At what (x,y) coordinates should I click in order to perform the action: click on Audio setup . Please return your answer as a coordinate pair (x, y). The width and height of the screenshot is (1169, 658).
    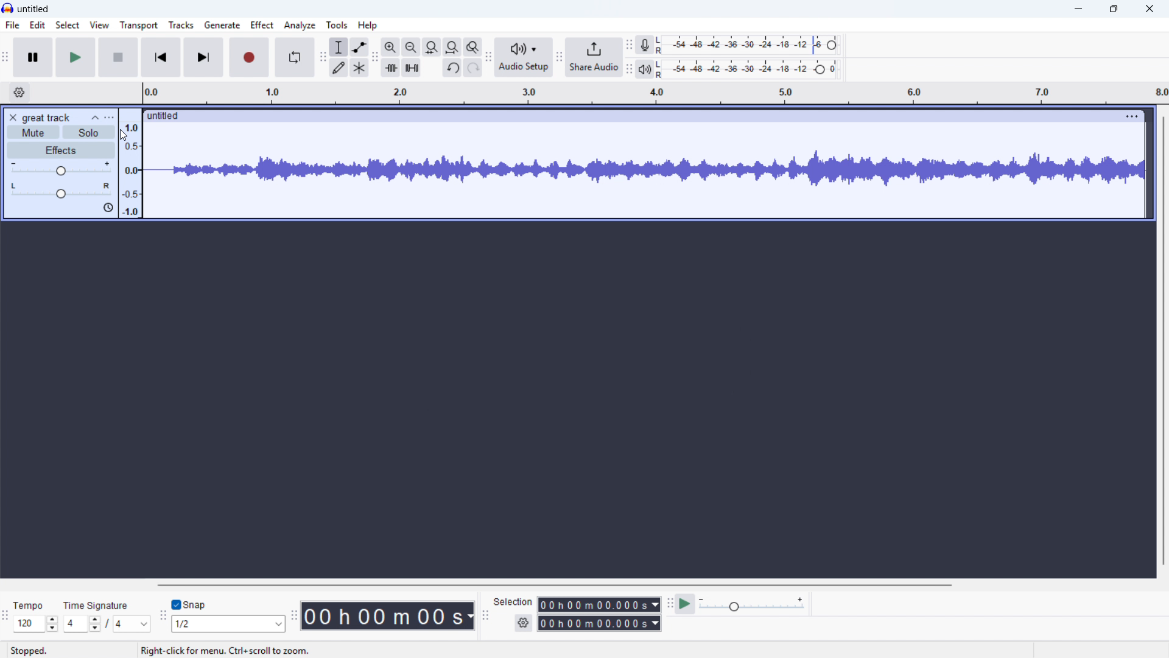
    Looking at the image, I should click on (524, 57).